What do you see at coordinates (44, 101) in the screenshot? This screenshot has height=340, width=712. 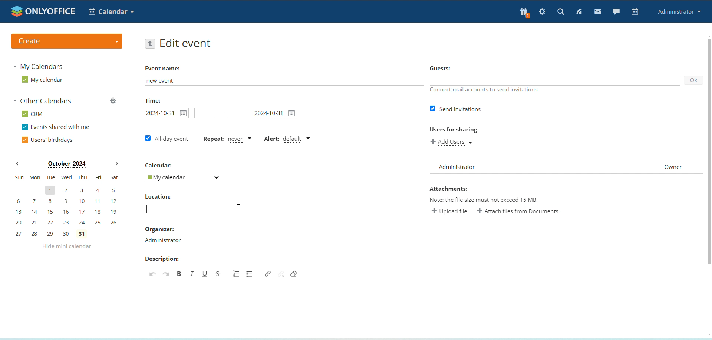 I see `other calendars` at bounding box center [44, 101].